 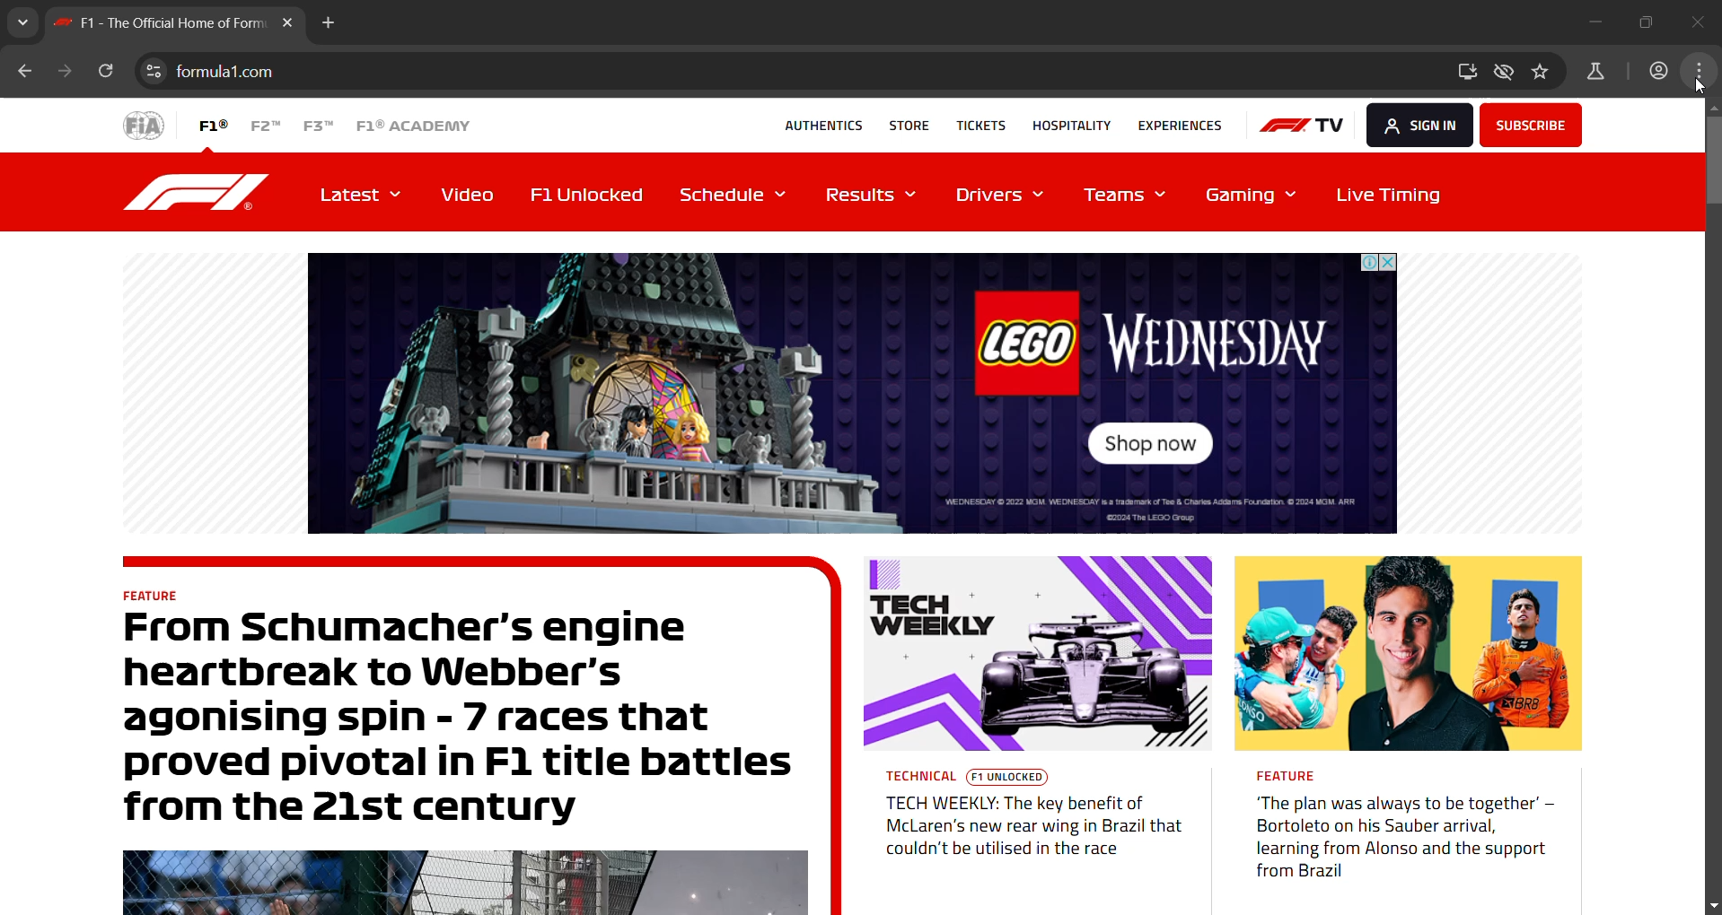 What do you see at coordinates (329, 27) in the screenshot?
I see `add new tab` at bounding box center [329, 27].